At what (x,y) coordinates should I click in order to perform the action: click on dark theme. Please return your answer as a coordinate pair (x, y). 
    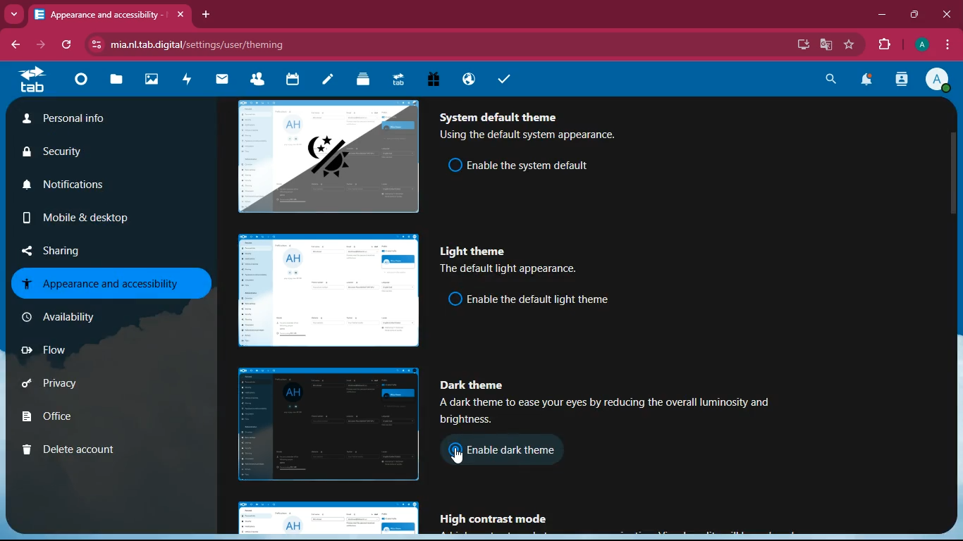
    Looking at the image, I should click on (479, 385).